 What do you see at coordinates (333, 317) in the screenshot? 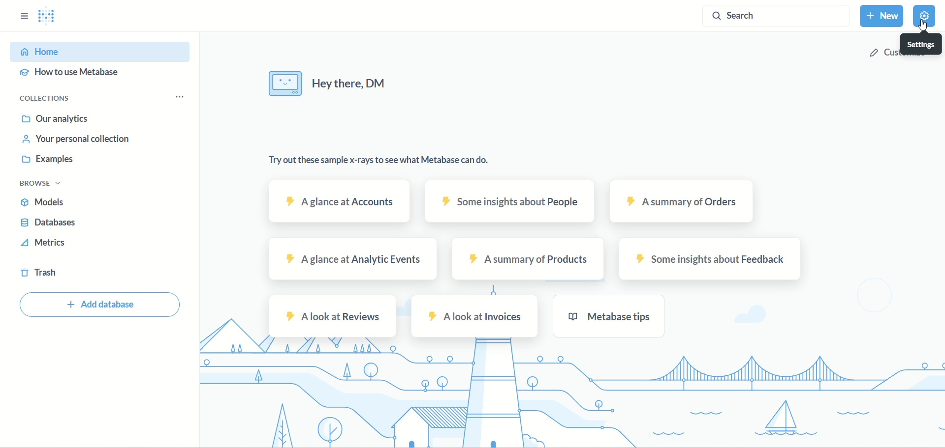
I see `reviews` at bounding box center [333, 317].